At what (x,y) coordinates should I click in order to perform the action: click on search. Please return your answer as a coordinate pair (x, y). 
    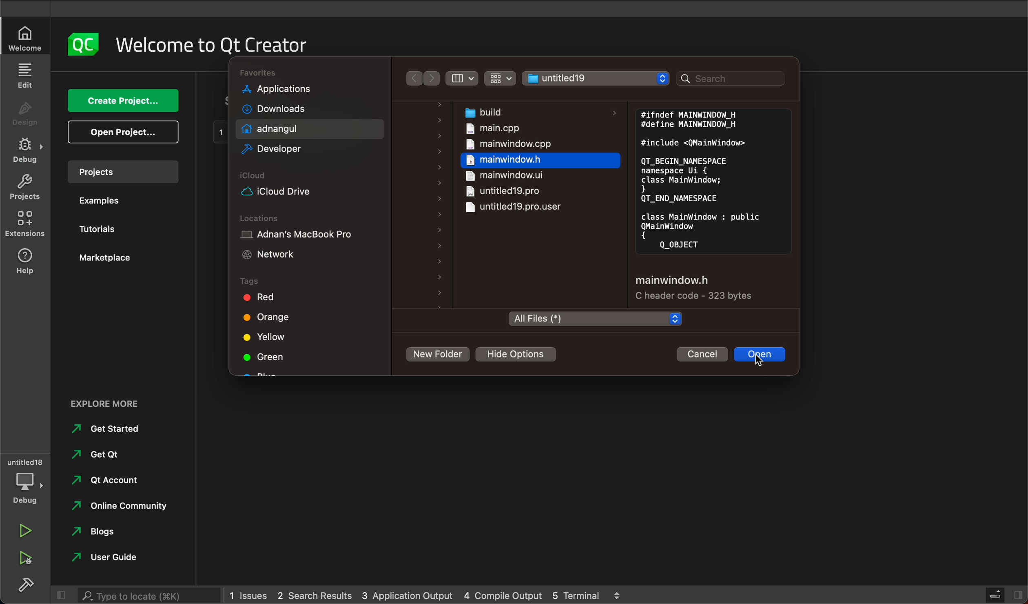
    Looking at the image, I should click on (732, 79).